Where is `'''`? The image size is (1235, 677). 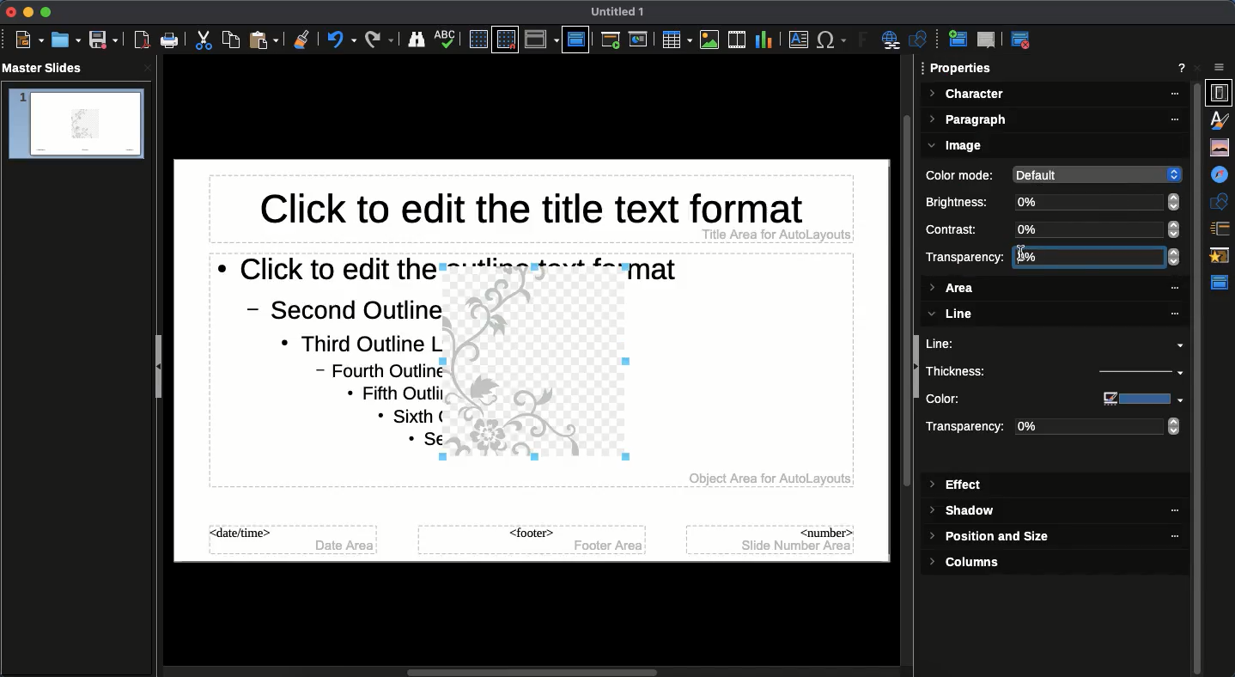
''' is located at coordinates (1165, 537).